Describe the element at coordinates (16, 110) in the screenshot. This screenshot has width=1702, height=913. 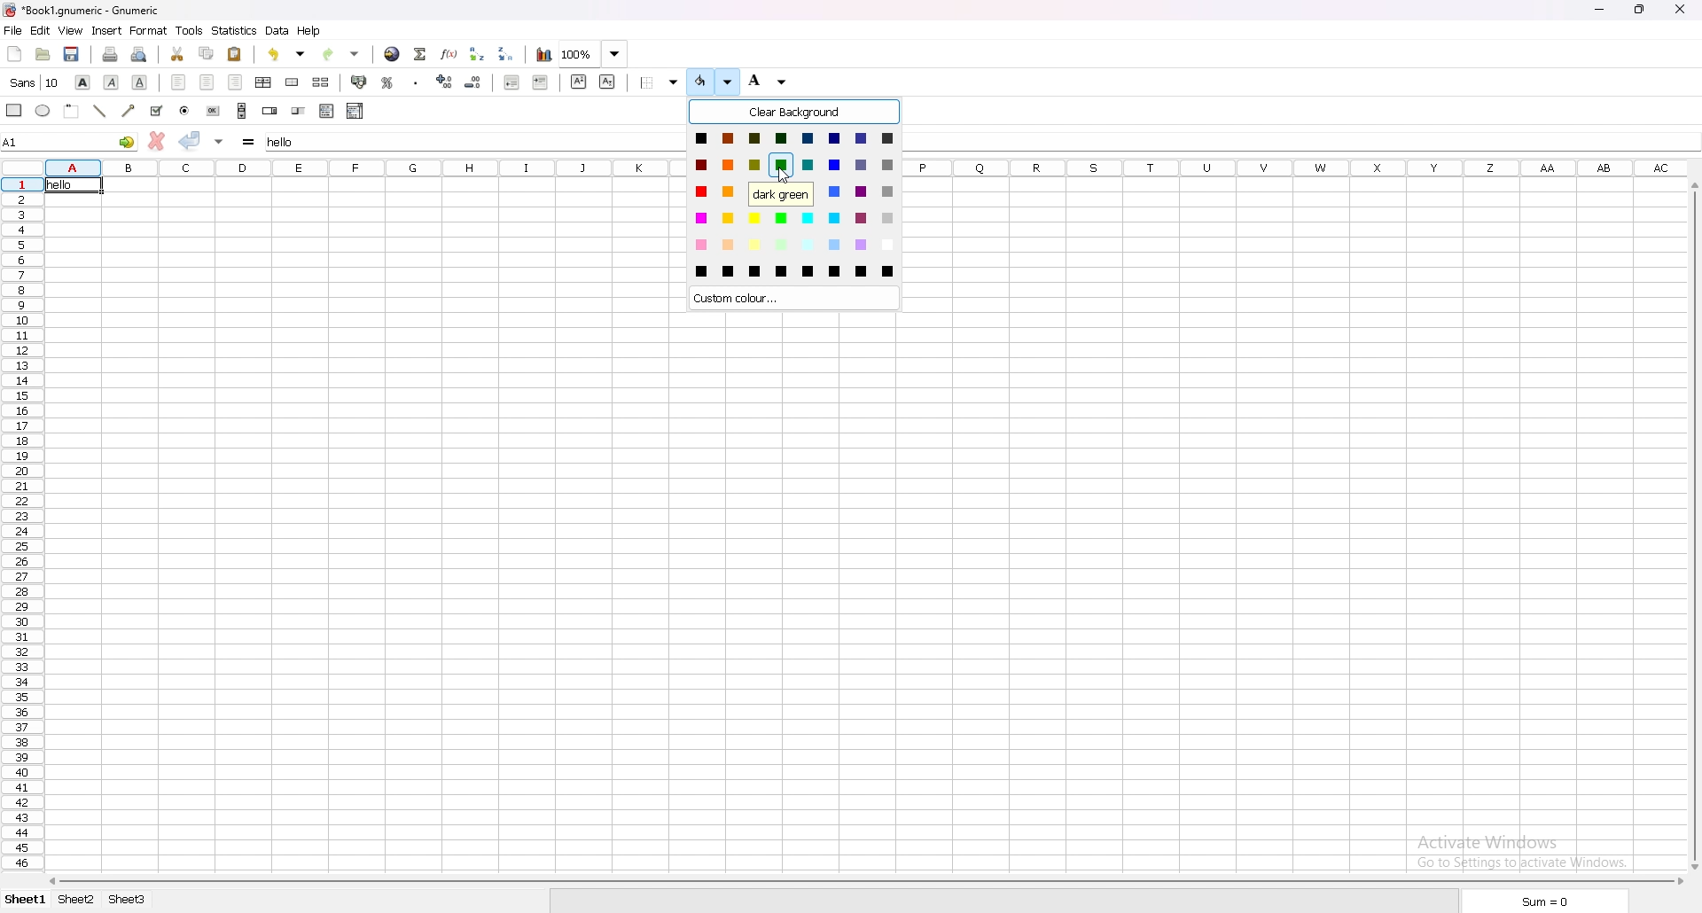
I see `rectangle` at that location.